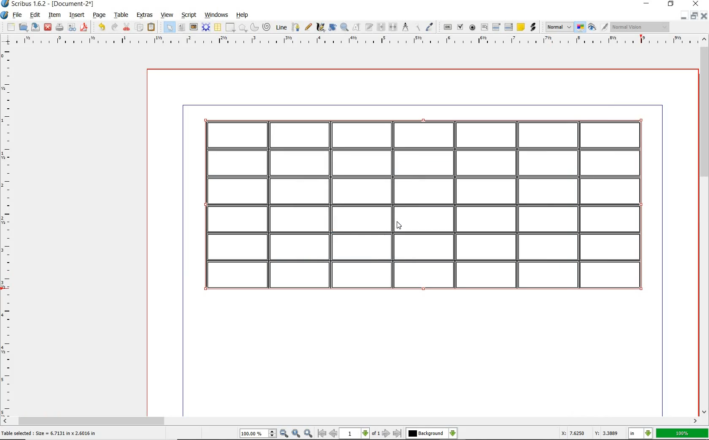 This screenshot has width=709, height=440. What do you see at coordinates (100, 16) in the screenshot?
I see `page` at bounding box center [100, 16].